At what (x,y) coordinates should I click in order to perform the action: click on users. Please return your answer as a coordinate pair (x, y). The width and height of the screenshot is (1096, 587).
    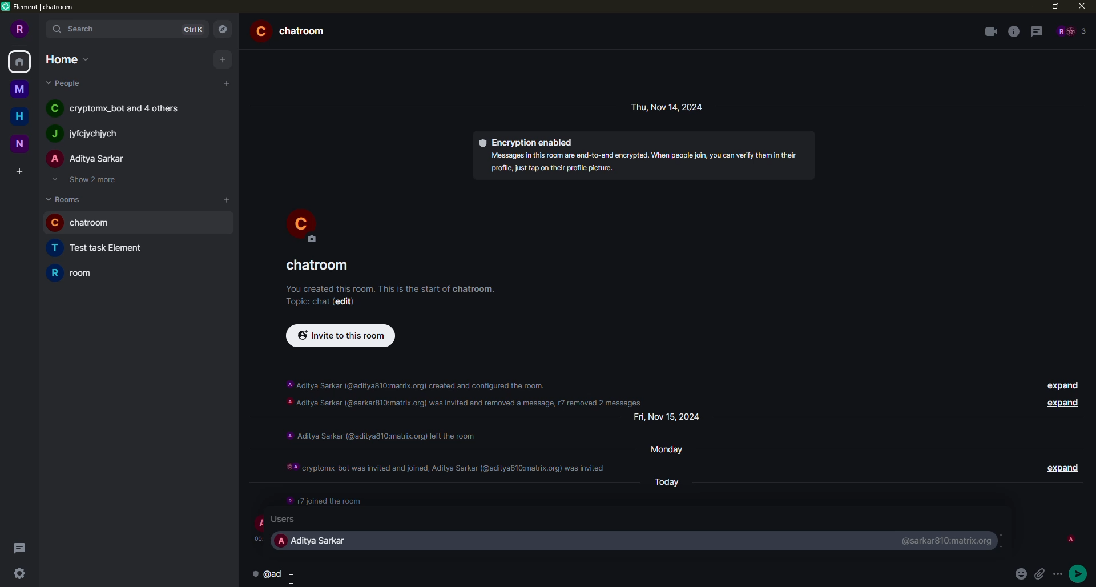
    Looking at the image, I should click on (292, 520).